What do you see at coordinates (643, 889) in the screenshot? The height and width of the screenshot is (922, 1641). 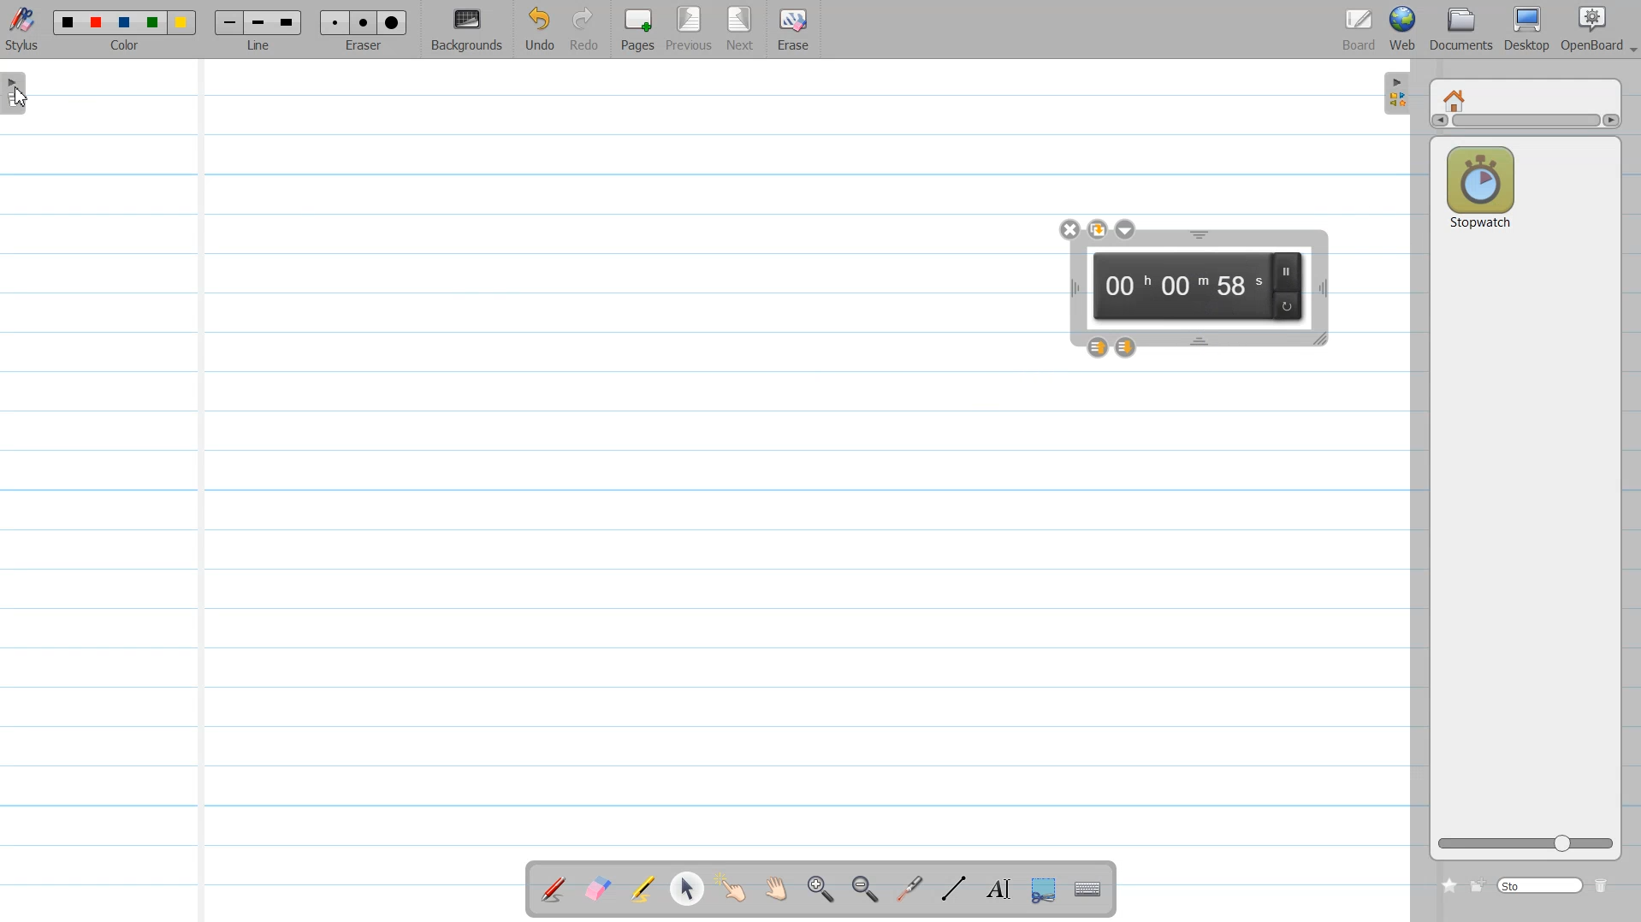 I see `Highlight` at bounding box center [643, 889].